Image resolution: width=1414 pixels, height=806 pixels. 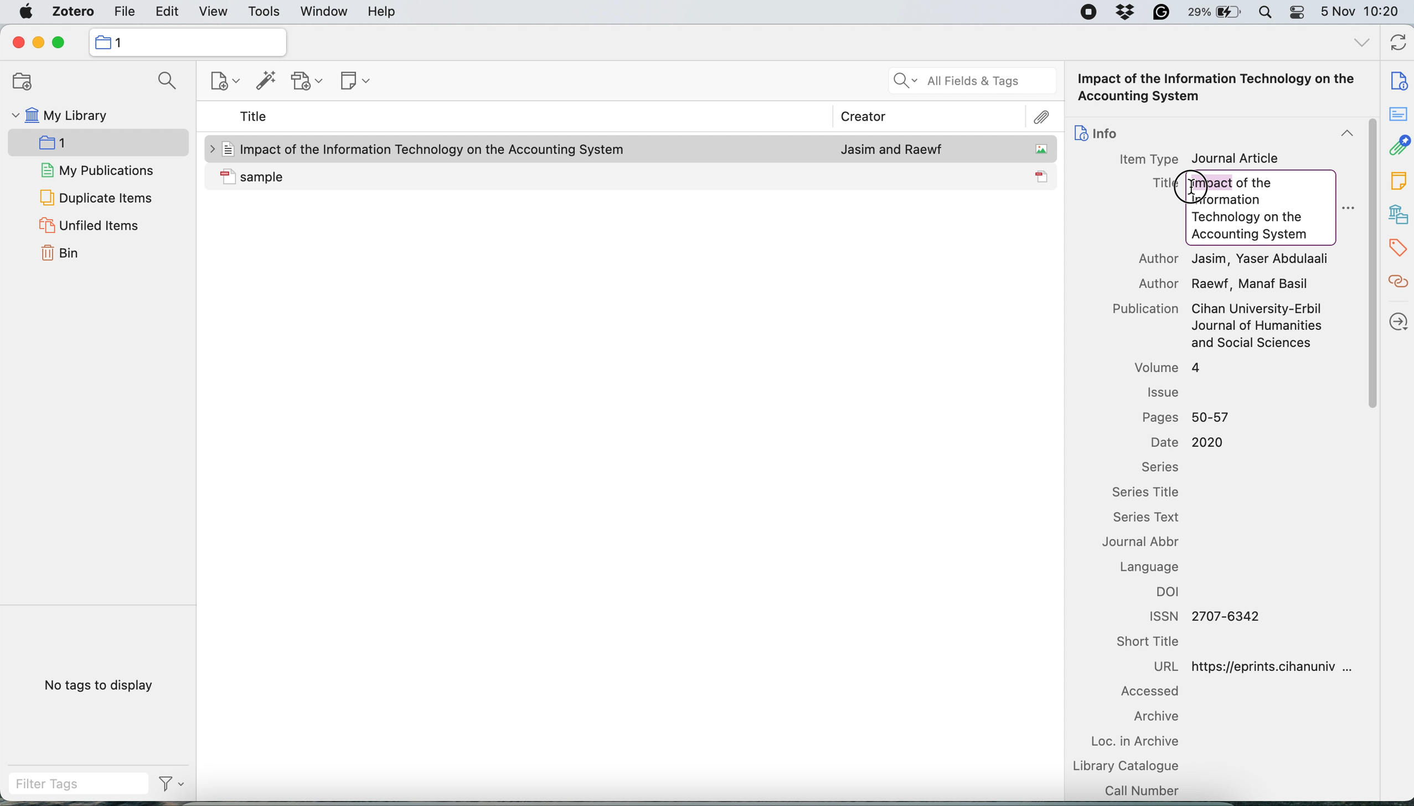 What do you see at coordinates (1209, 616) in the screenshot?
I see `ISSN 2707-6342` at bounding box center [1209, 616].